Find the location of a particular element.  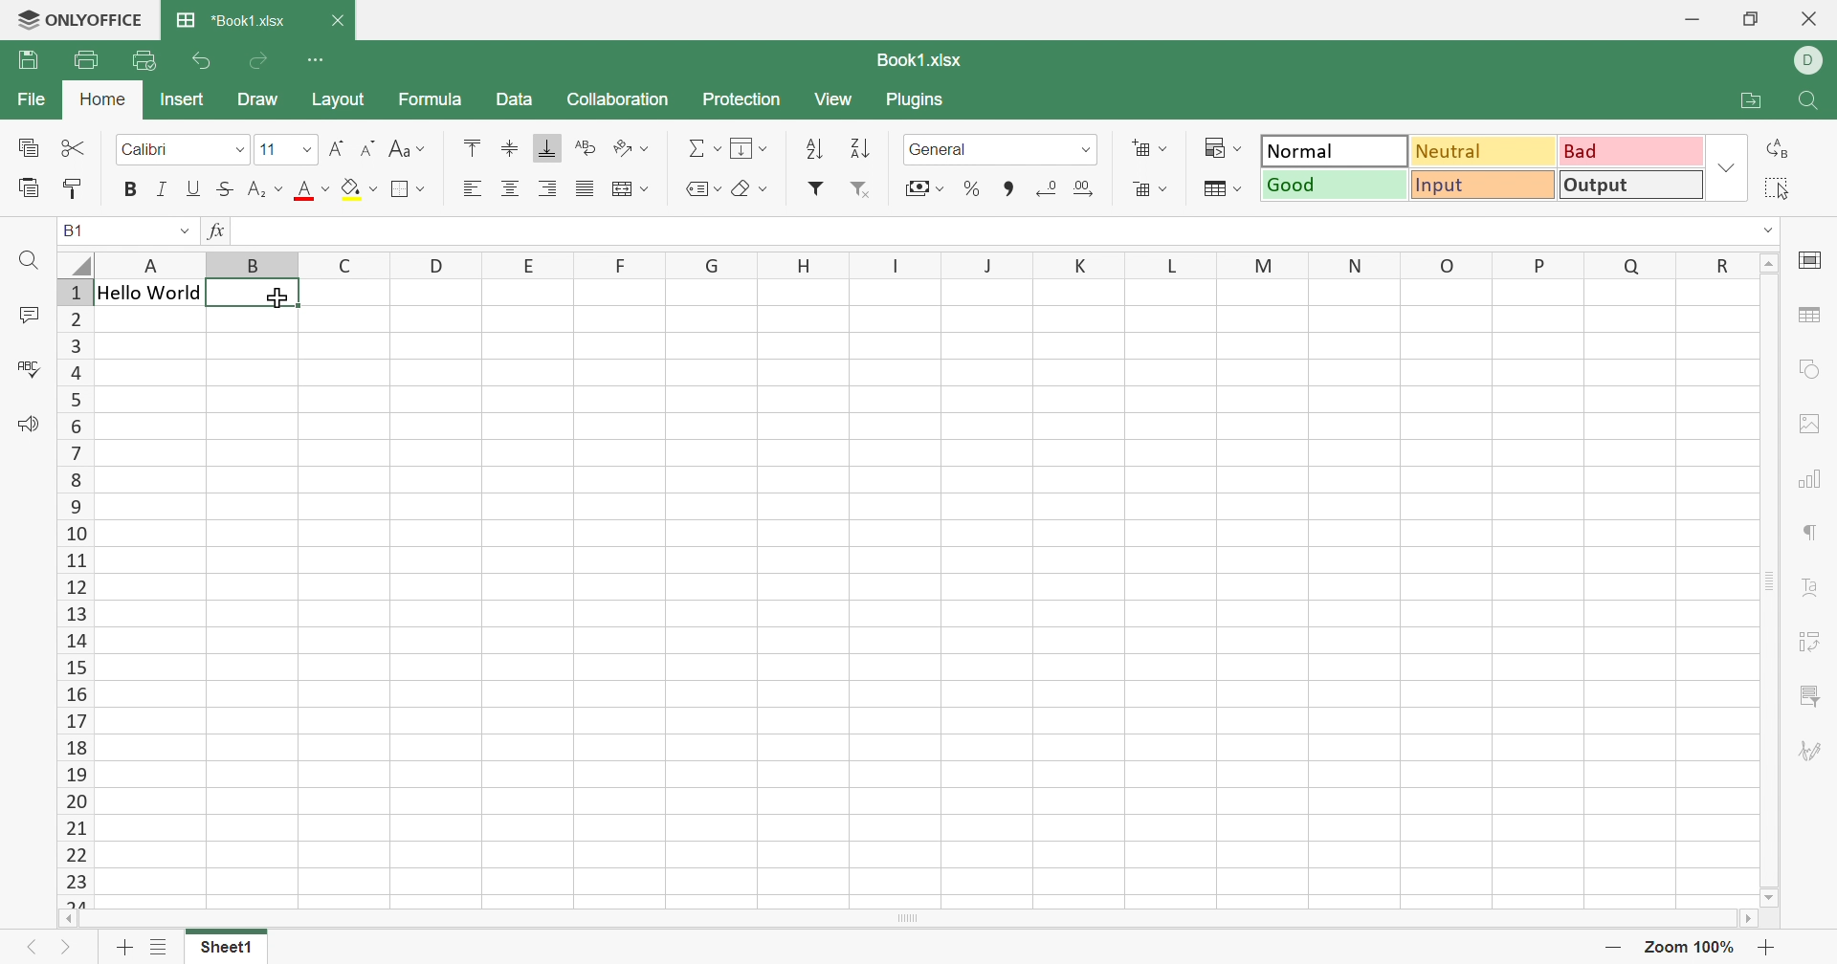

Accounting style is located at coordinates (923, 187).